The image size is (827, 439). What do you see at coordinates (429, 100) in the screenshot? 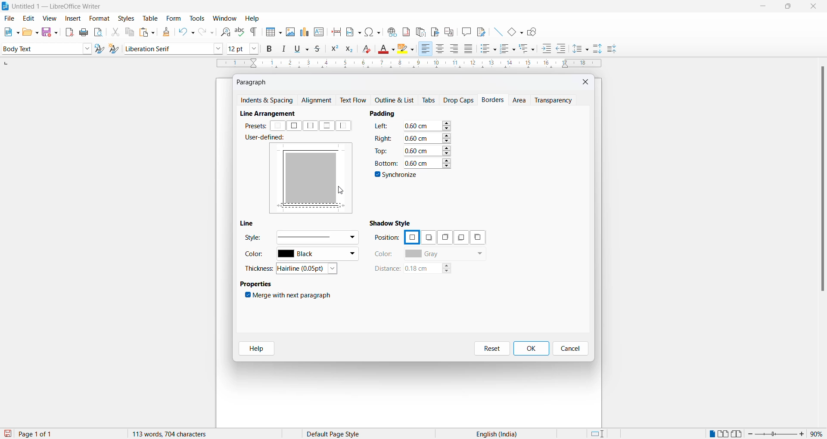
I see `tabs` at bounding box center [429, 100].